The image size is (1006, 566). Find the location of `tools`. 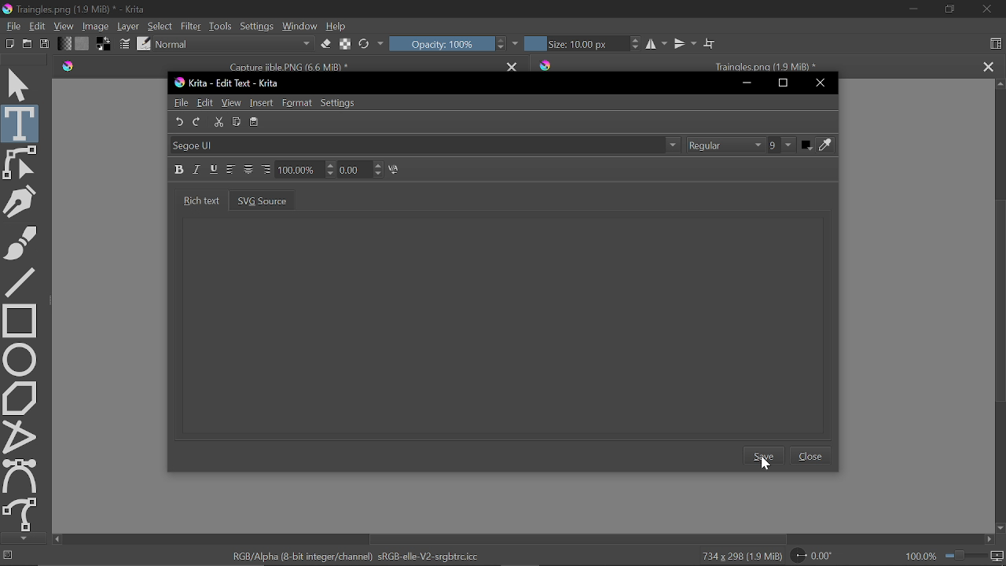

tools is located at coordinates (218, 26).